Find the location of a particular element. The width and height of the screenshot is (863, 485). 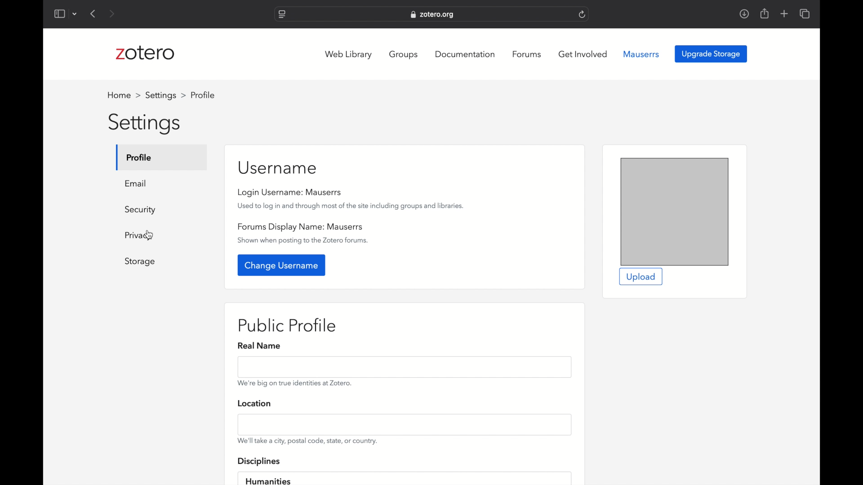

share is located at coordinates (764, 13).